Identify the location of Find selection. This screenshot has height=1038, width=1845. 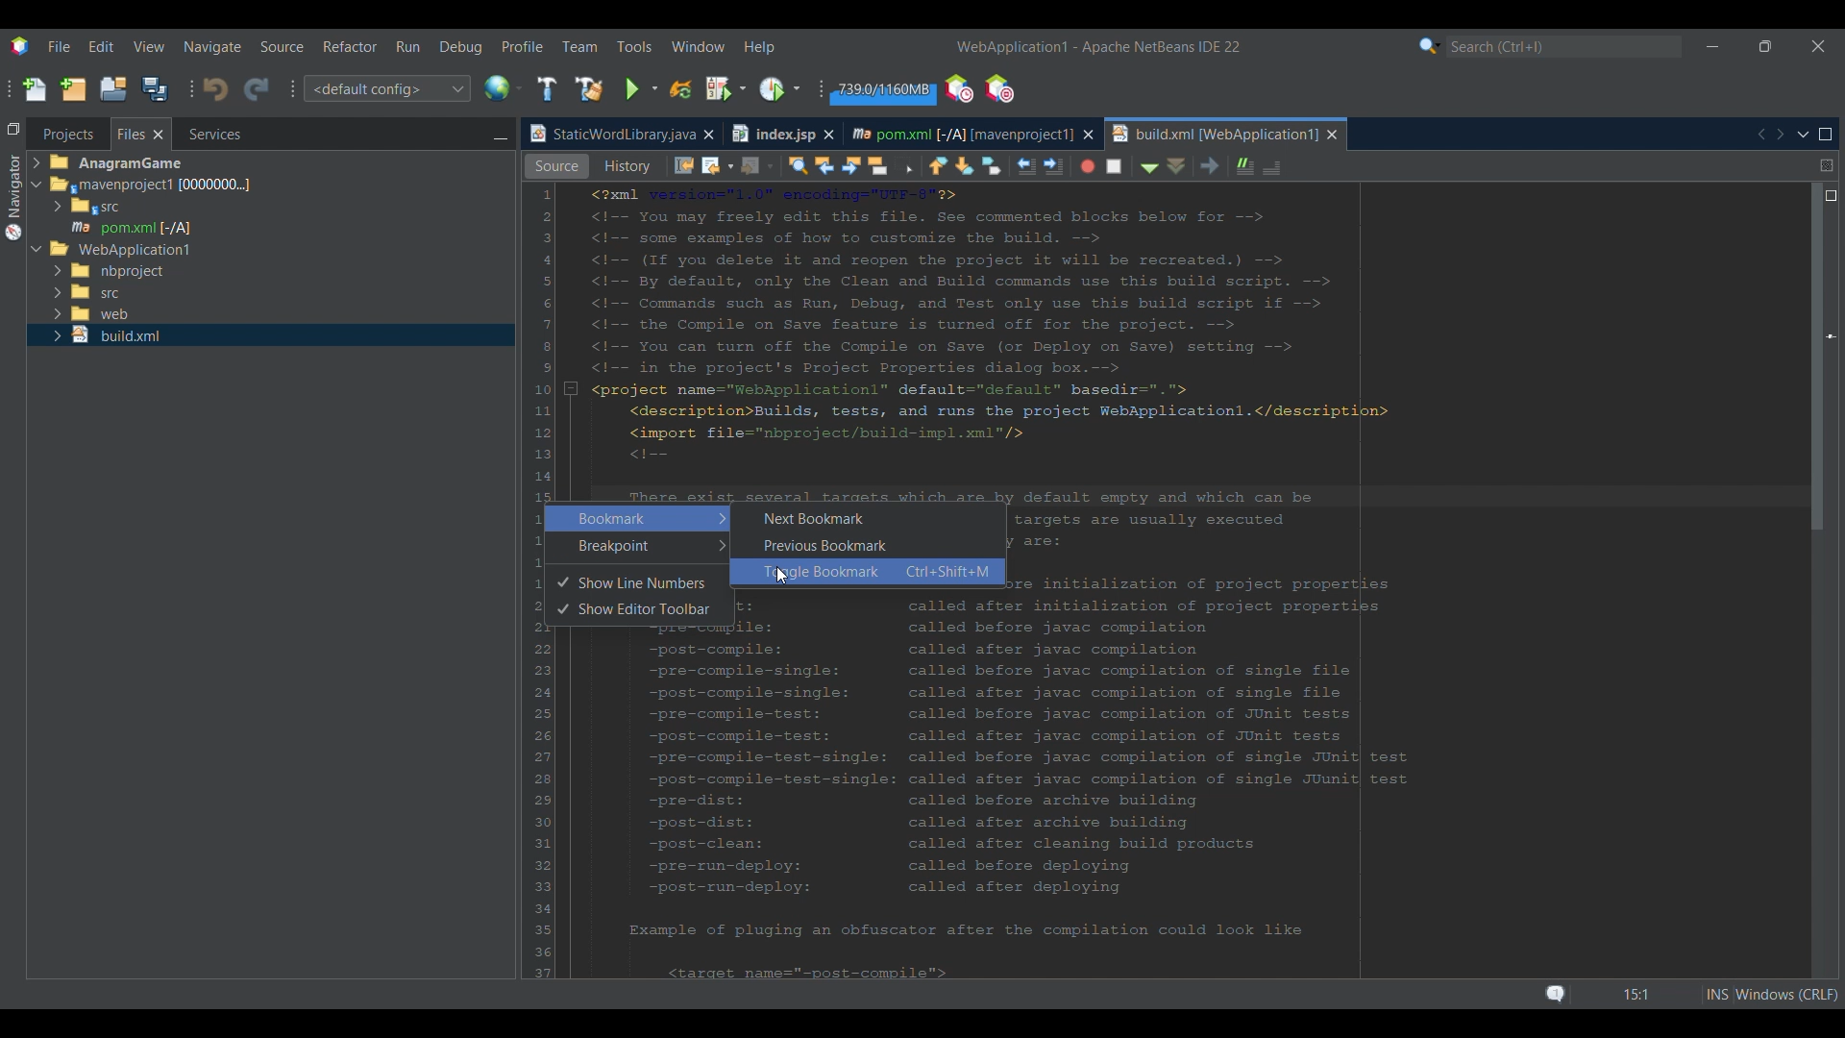
(966, 165).